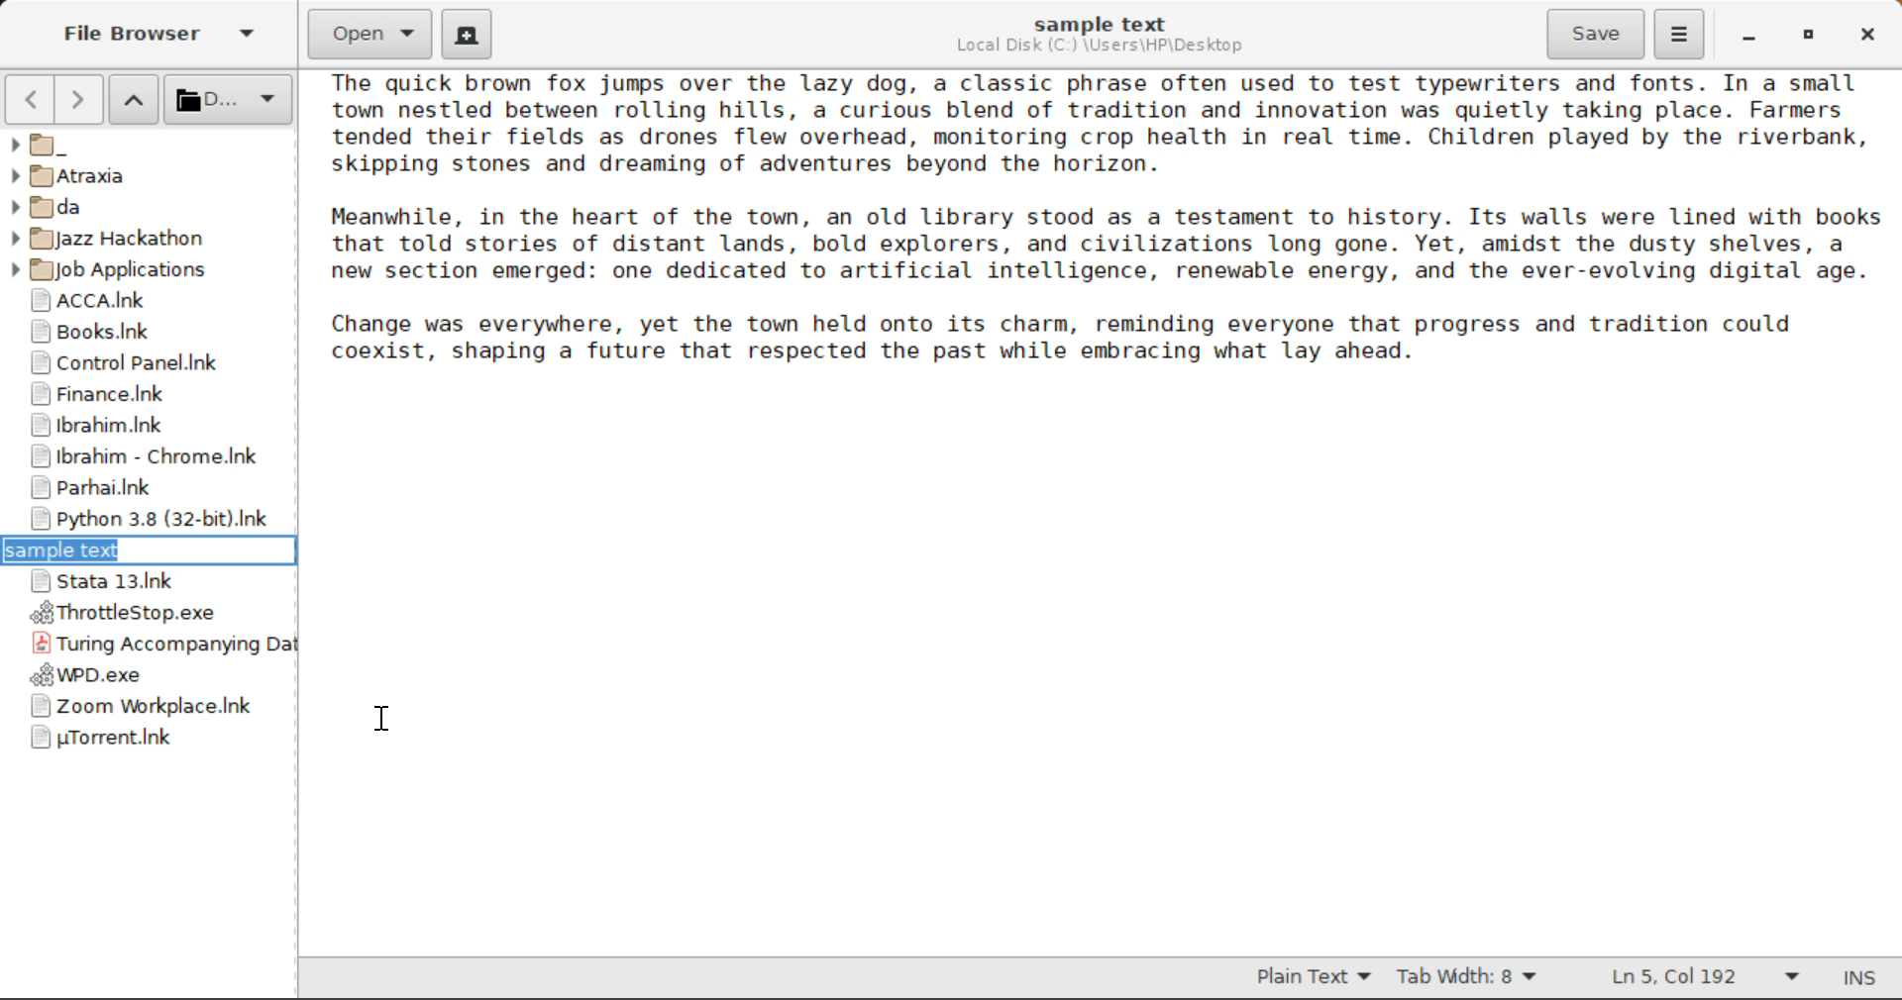 This screenshot has height=1000, width=1902. What do you see at coordinates (1680, 33) in the screenshot?
I see `More Options` at bounding box center [1680, 33].